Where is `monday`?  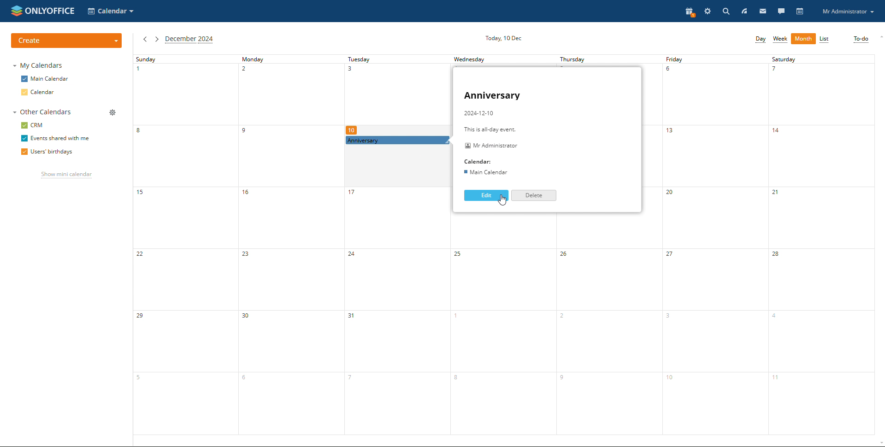
monday is located at coordinates (290, 244).